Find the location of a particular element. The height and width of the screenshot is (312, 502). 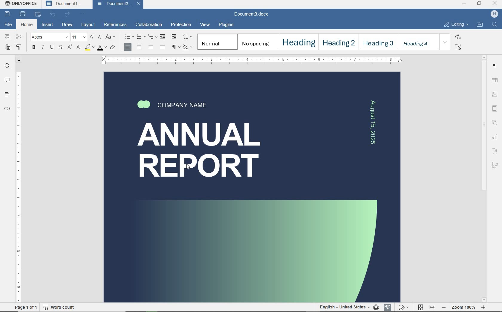

text art is located at coordinates (495, 151).